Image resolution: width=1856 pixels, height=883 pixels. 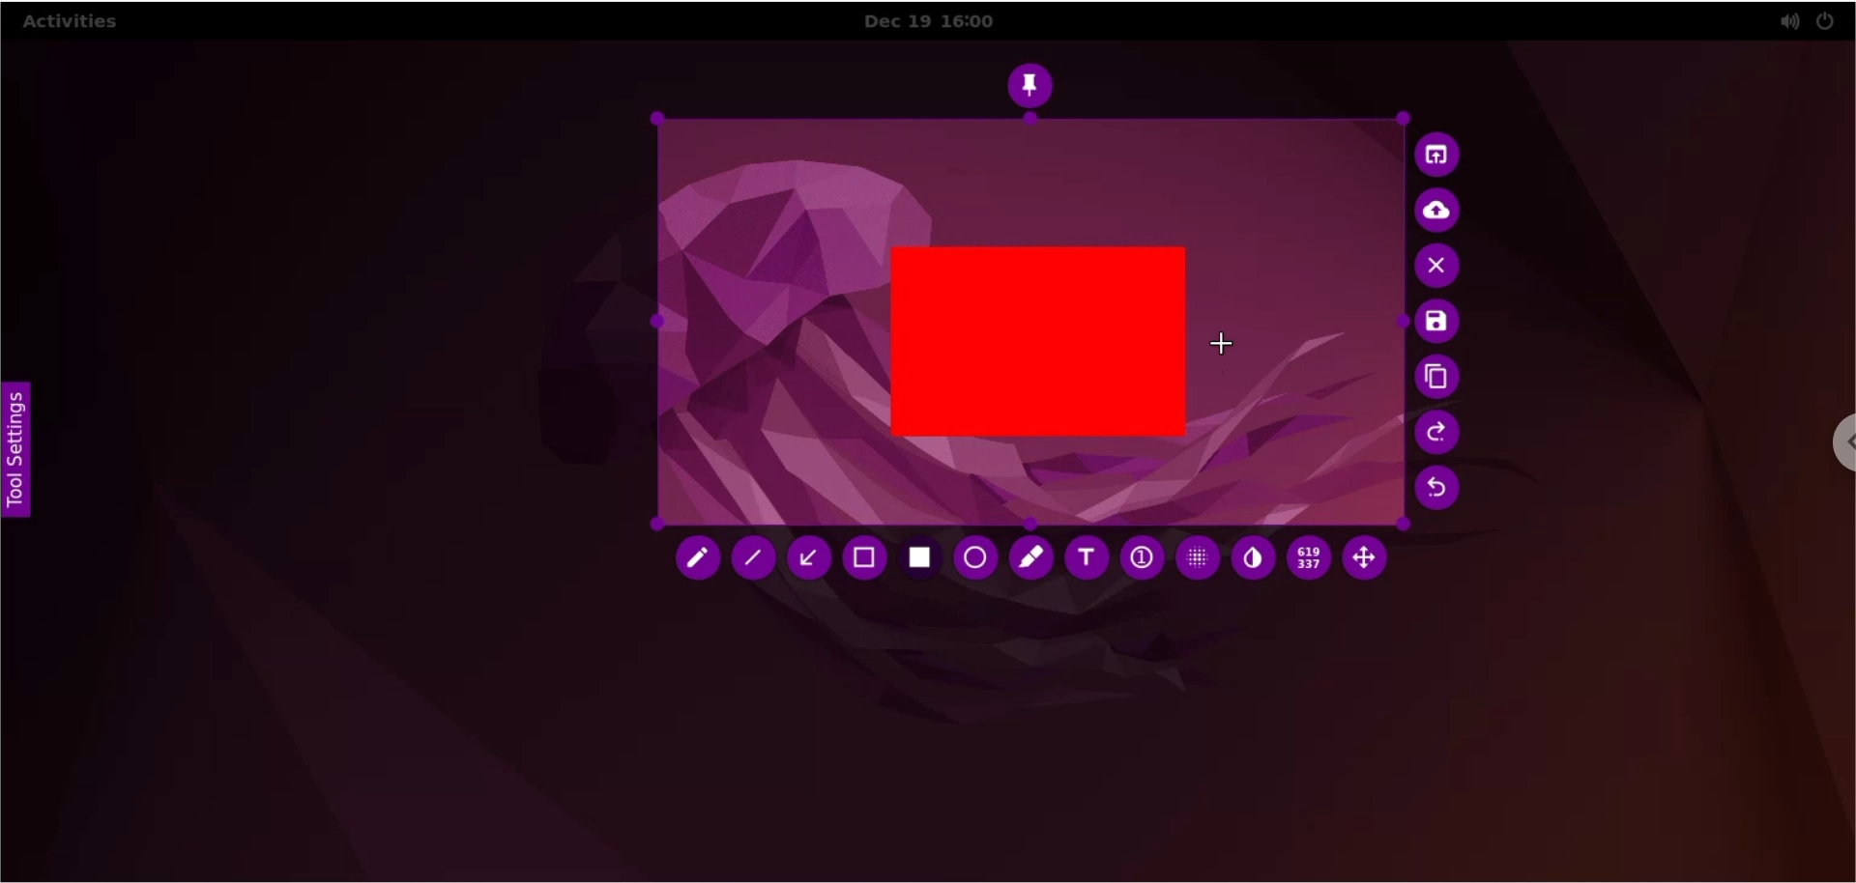 I want to click on copy to clipboards, so click(x=1435, y=379).